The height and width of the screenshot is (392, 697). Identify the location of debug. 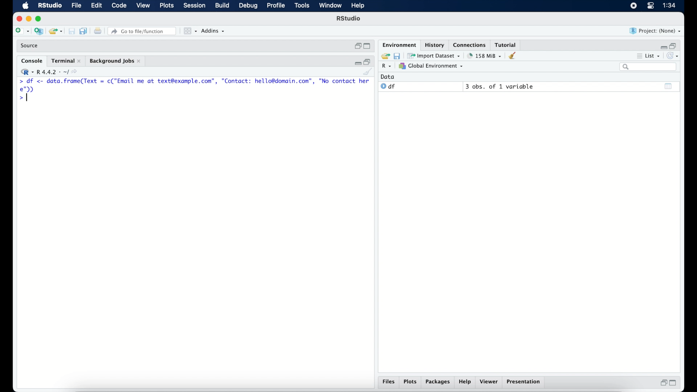
(248, 6).